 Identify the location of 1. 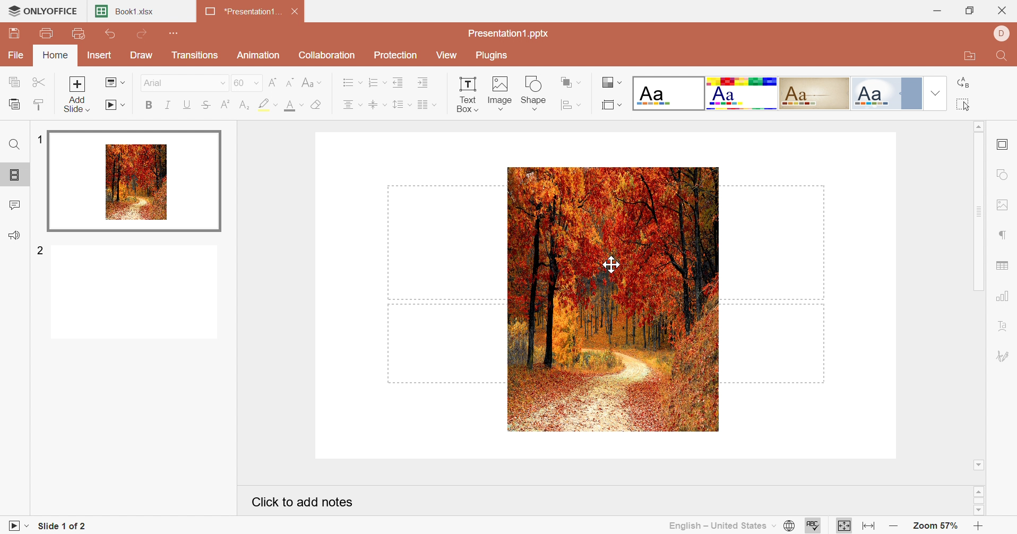
(40, 139).